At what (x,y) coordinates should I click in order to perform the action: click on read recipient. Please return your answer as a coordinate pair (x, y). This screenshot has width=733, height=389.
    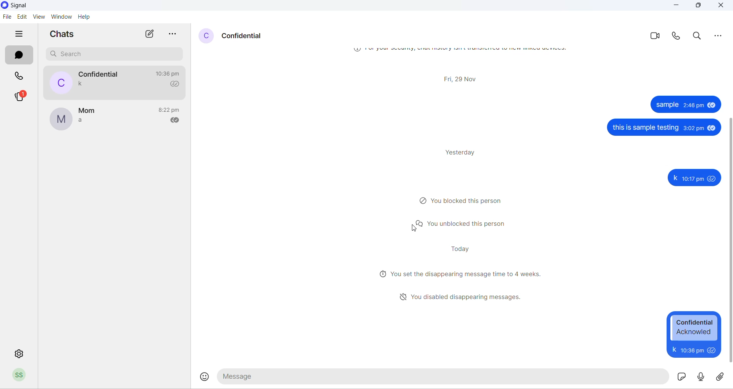
    Looking at the image, I should click on (176, 119).